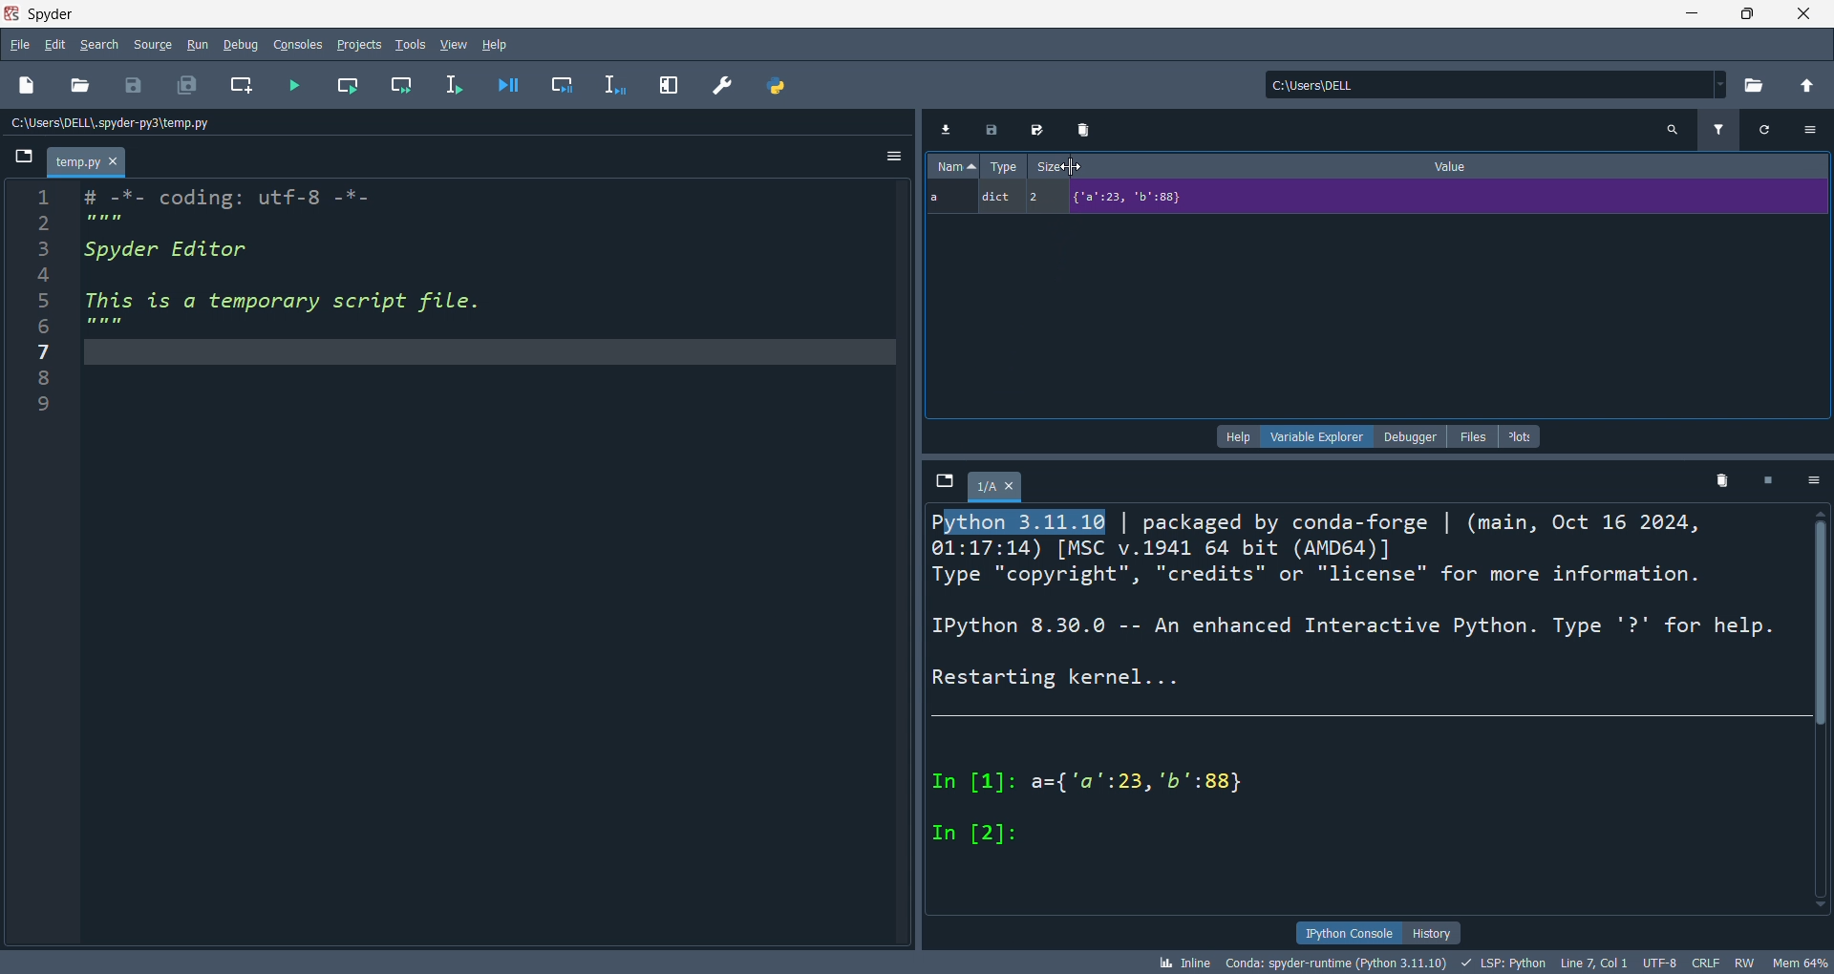 Image resolution: width=1834 pixels, height=974 pixels. What do you see at coordinates (830, 14) in the screenshot?
I see `title bar` at bounding box center [830, 14].